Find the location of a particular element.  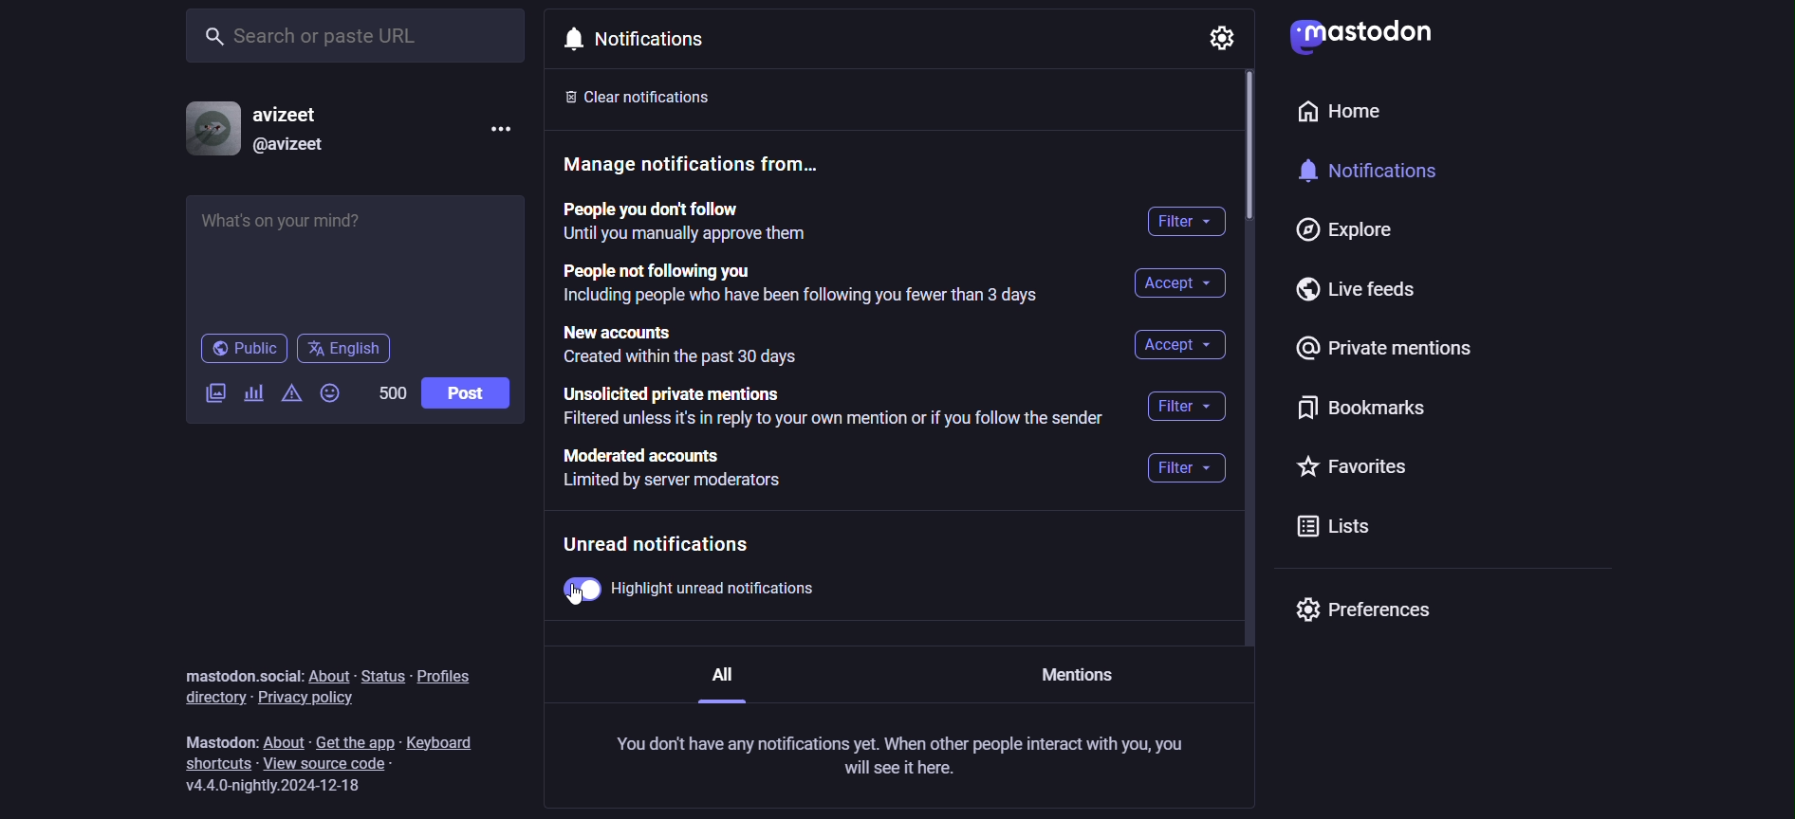

people not following you is located at coordinates (798, 285).